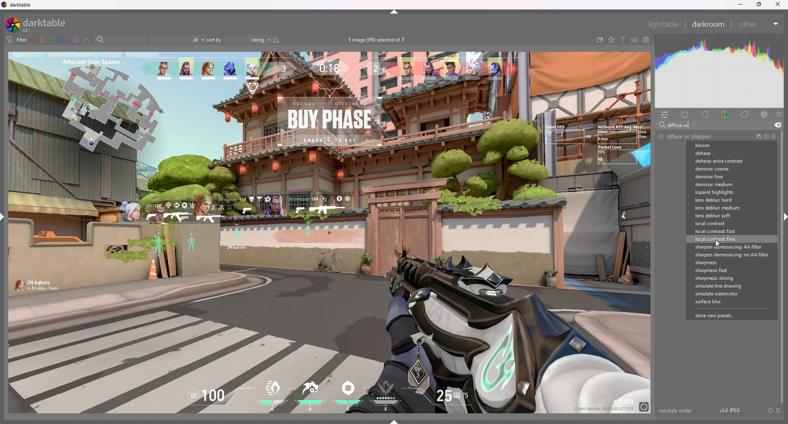 The height and width of the screenshot is (424, 788). Describe the element at coordinates (40, 24) in the screenshot. I see `darktable` at that location.